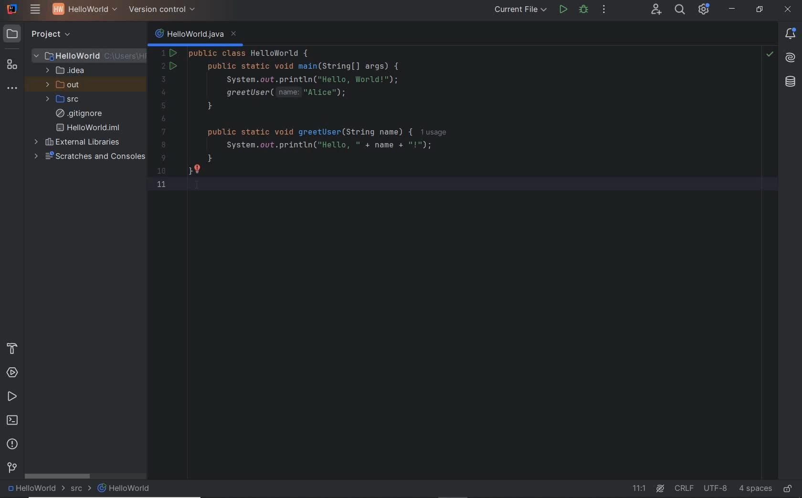 The height and width of the screenshot is (498, 802). Describe the element at coordinates (656, 9) in the screenshot. I see `code with me` at that location.